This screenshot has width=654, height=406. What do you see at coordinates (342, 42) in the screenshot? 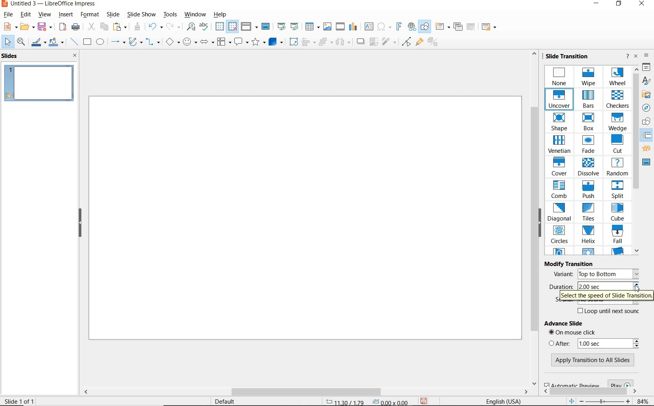
I see `3 OBJECTS TO DISTRIBUTE` at bounding box center [342, 42].